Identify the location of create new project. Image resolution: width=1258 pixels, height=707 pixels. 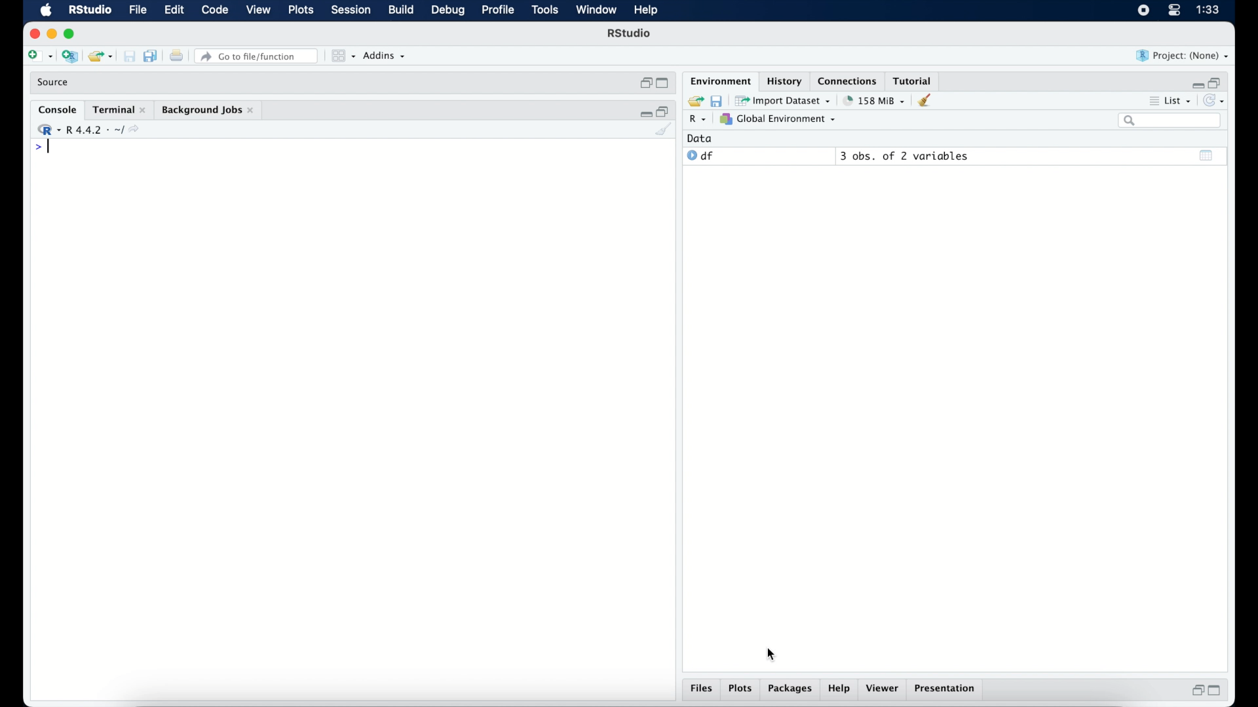
(69, 56).